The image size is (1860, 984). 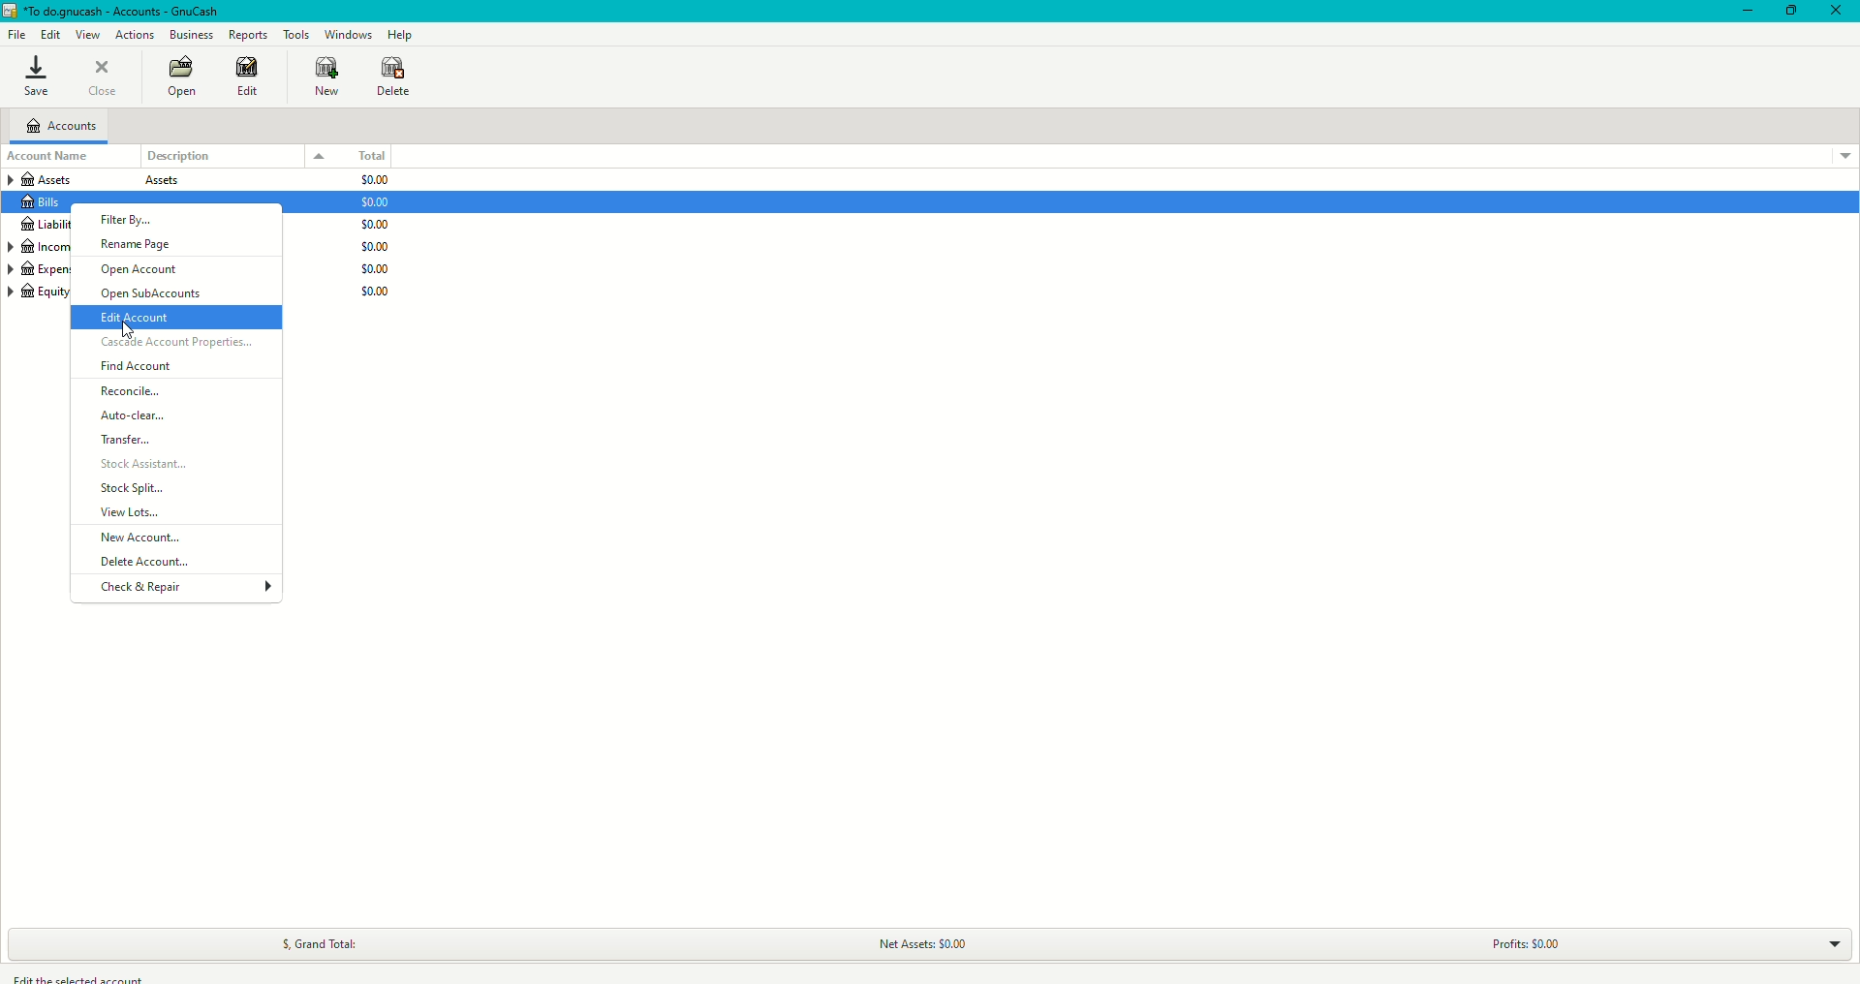 What do you see at coordinates (252, 78) in the screenshot?
I see `Edit` at bounding box center [252, 78].